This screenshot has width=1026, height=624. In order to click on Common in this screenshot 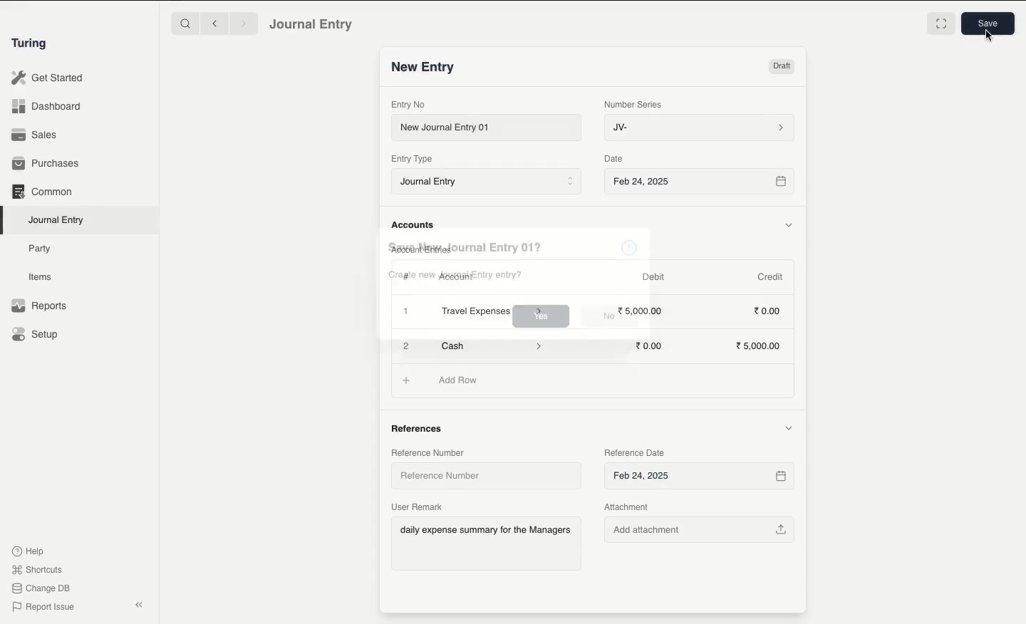, I will do `click(43, 192)`.